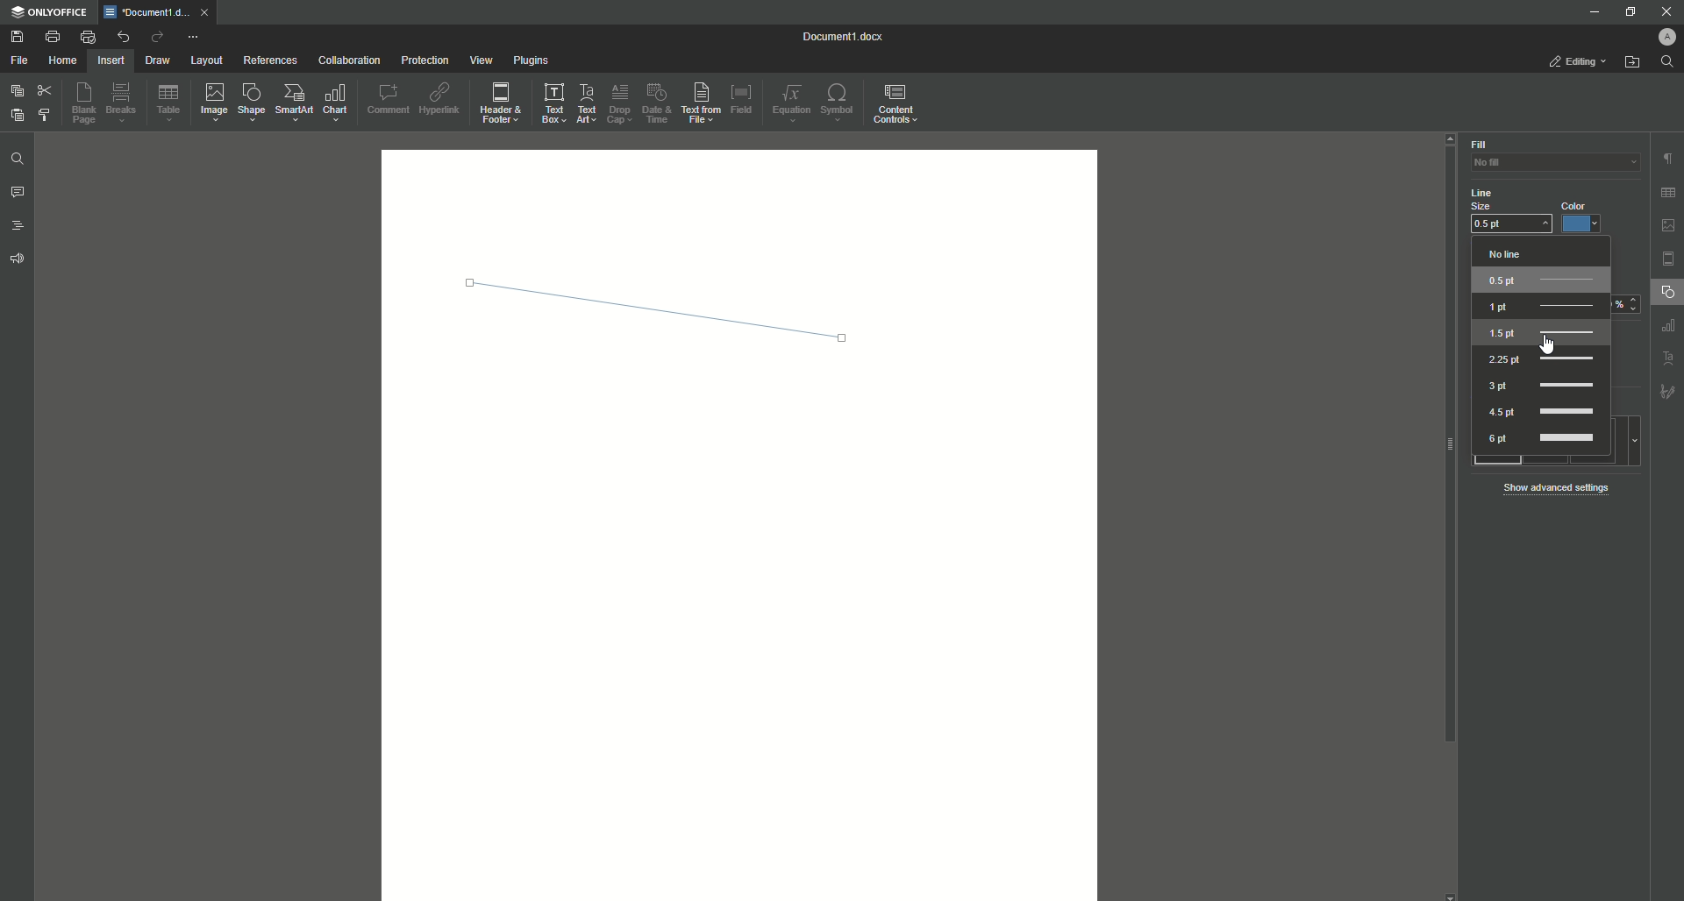  Describe the element at coordinates (44, 90) in the screenshot. I see `Cut` at that location.